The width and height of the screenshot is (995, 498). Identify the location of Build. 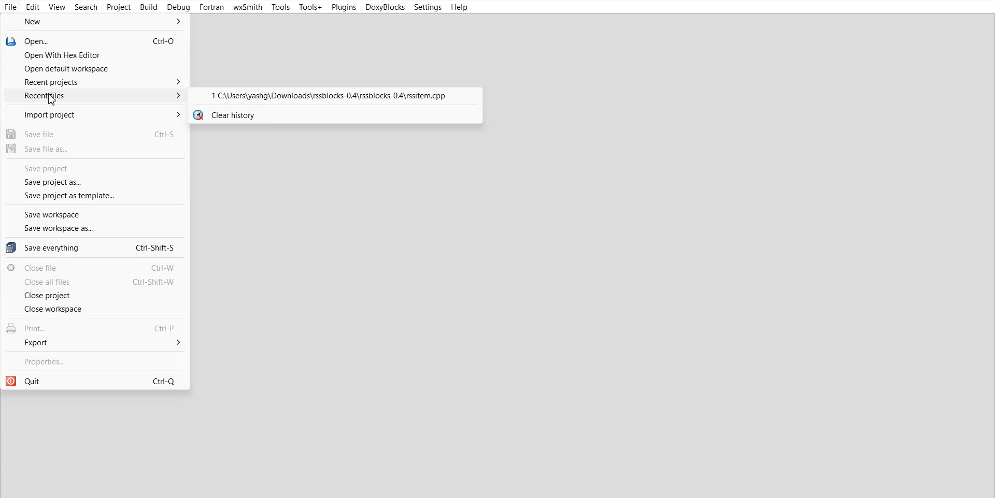
(149, 7).